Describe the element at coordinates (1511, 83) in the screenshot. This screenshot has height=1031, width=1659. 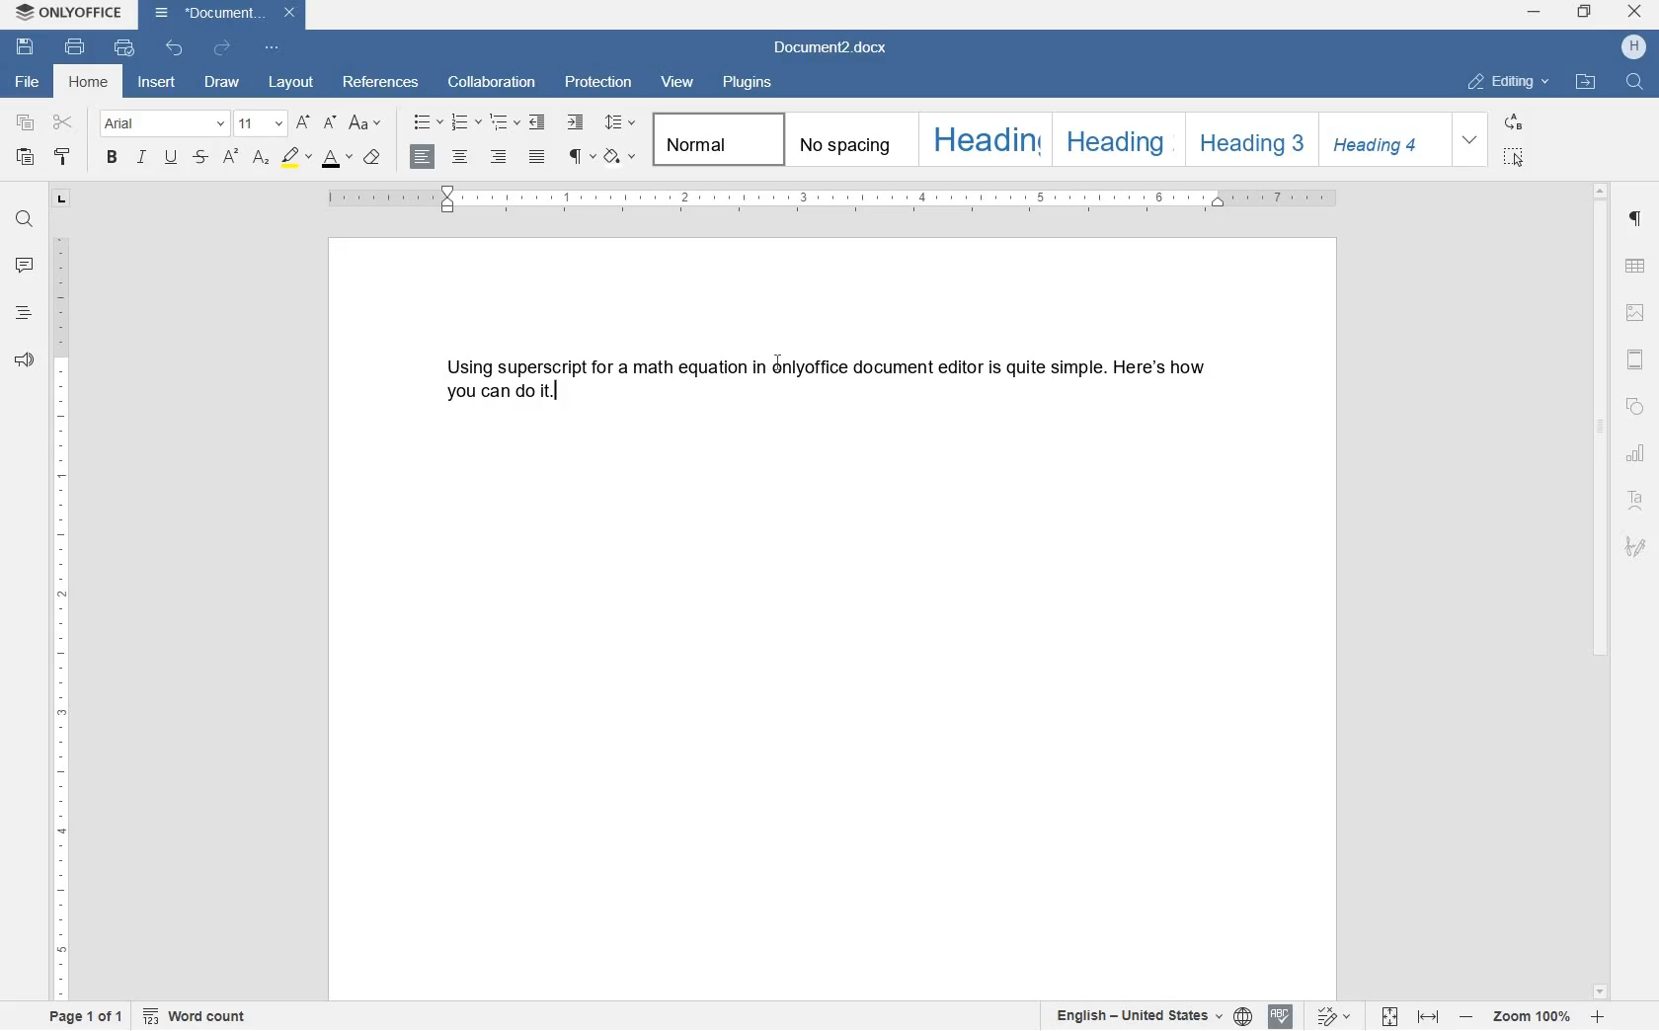
I see `EDITING` at that location.